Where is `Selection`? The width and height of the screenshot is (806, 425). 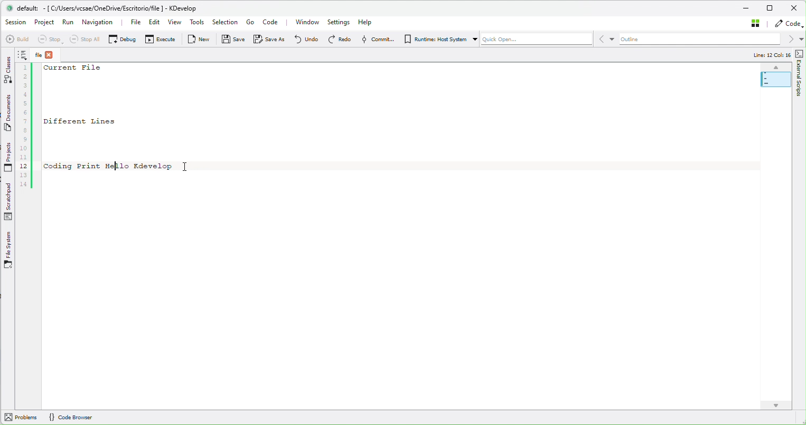 Selection is located at coordinates (226, 22).